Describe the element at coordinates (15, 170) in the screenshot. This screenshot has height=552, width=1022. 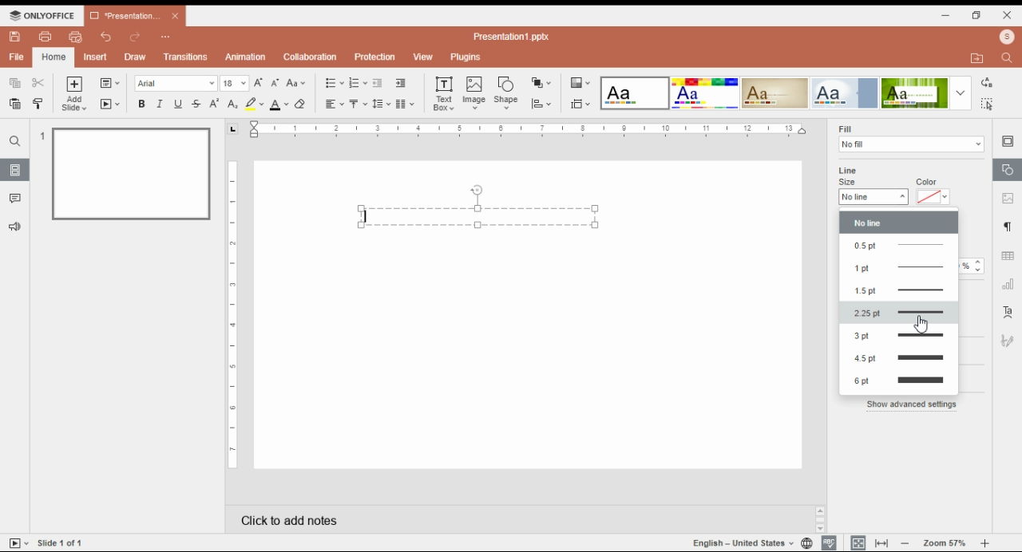
I see `slide` at that location.